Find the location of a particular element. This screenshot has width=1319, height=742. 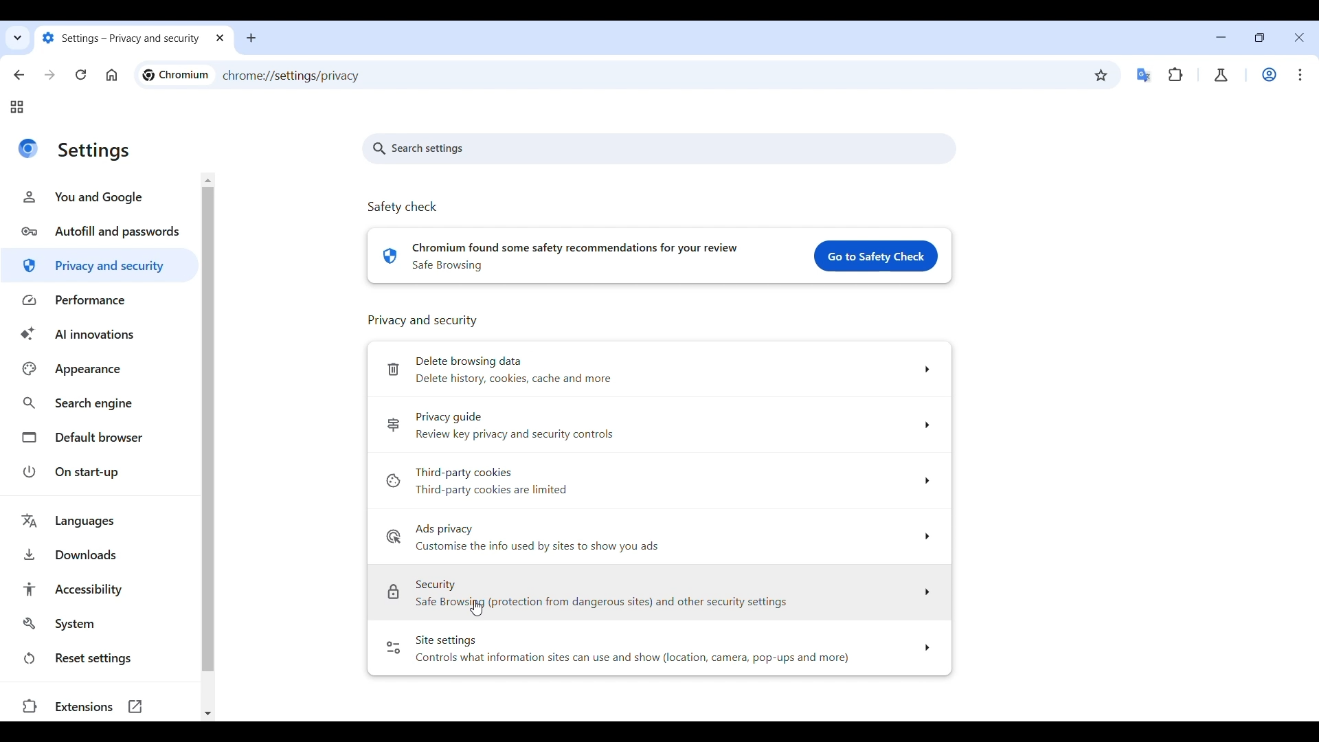

Close interface is located at coordinates (1299, 38).